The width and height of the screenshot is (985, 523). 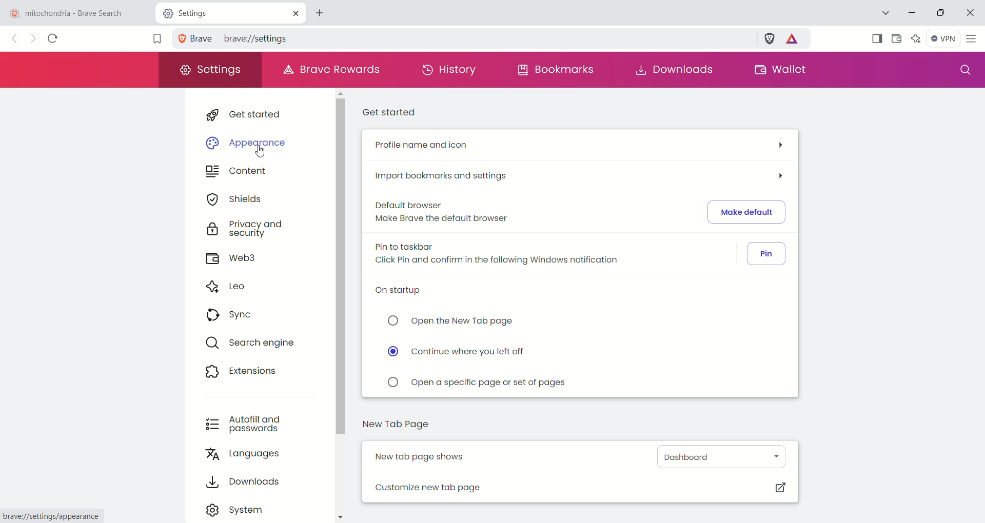 What do you see at coordinates (747, 212) in the screenshot?
I see `make default` at bounding box center [747, 212].